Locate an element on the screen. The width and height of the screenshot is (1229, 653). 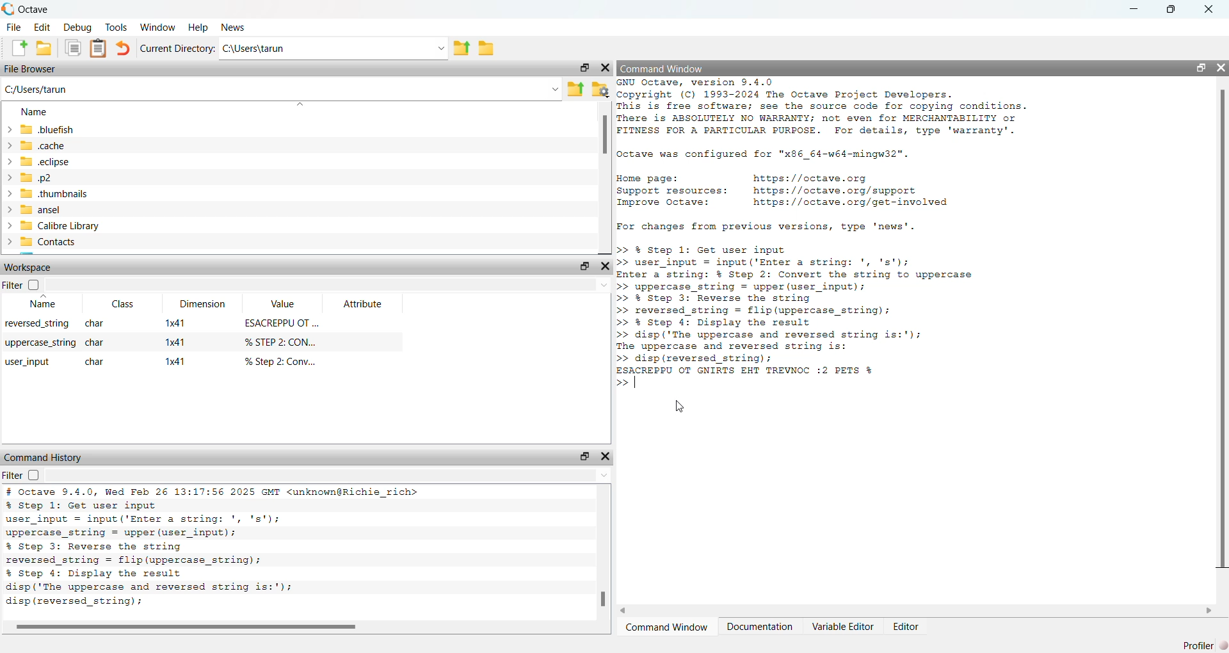
copy is located at coordinates (73, 49).